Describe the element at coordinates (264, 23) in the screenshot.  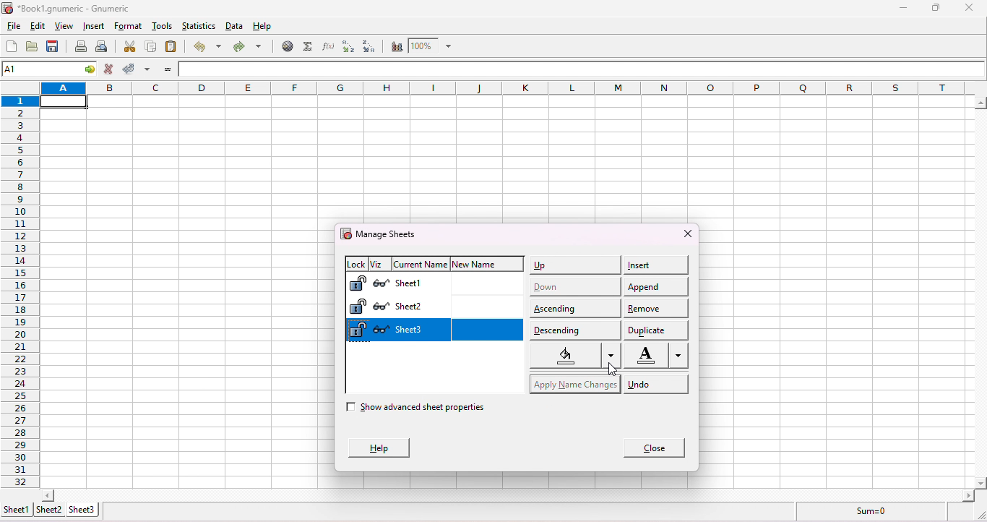
I see `help` at that location.